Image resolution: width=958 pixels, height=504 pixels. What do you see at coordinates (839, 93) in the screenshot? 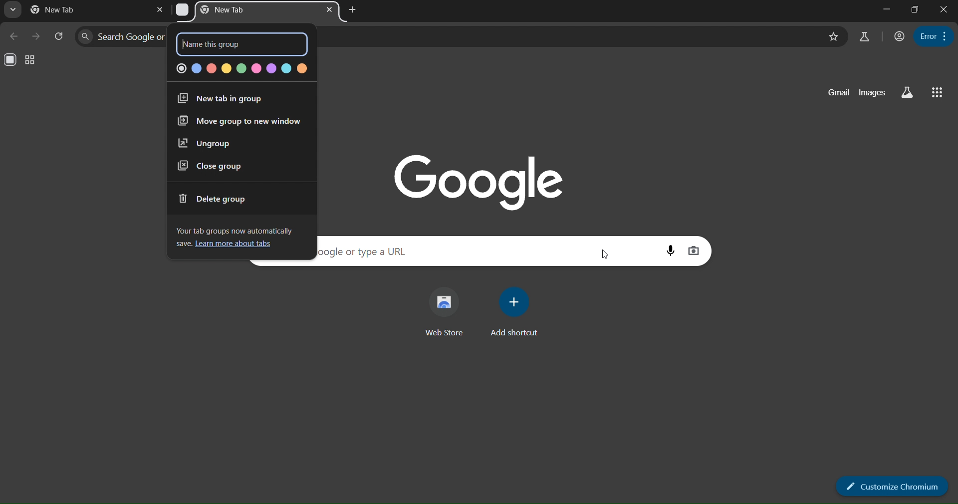
I see `gmail` at bounding box center [839, 93].